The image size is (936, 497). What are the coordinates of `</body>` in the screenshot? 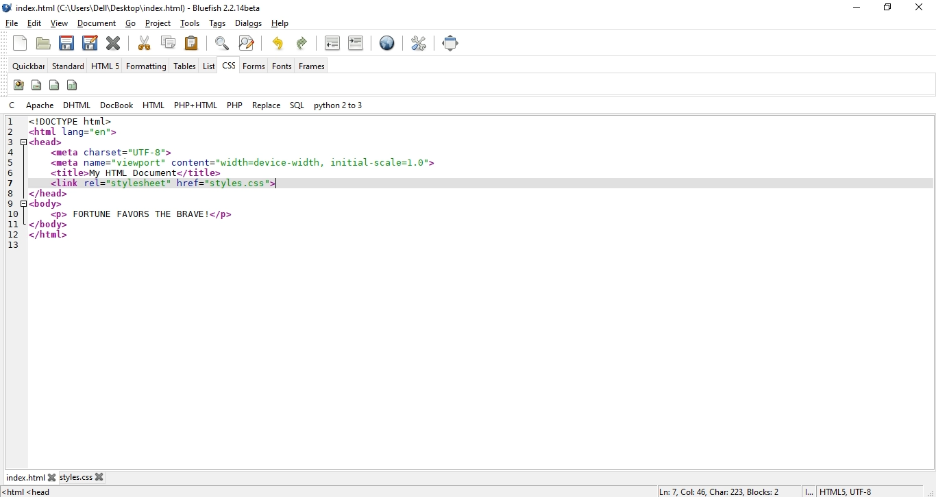 It's located at (49, 225).